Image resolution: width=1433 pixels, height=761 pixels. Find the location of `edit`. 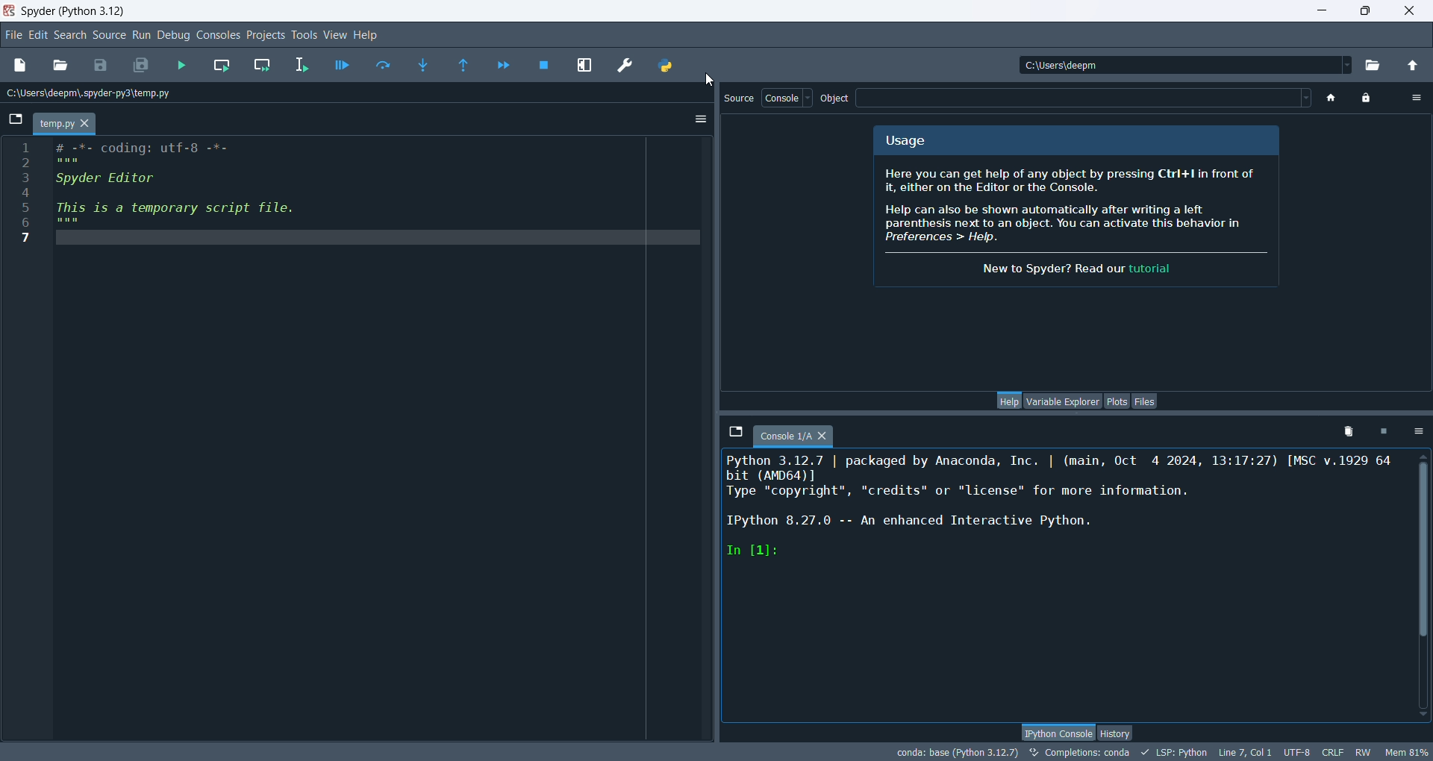

edit is located at coordinates (40, 35).